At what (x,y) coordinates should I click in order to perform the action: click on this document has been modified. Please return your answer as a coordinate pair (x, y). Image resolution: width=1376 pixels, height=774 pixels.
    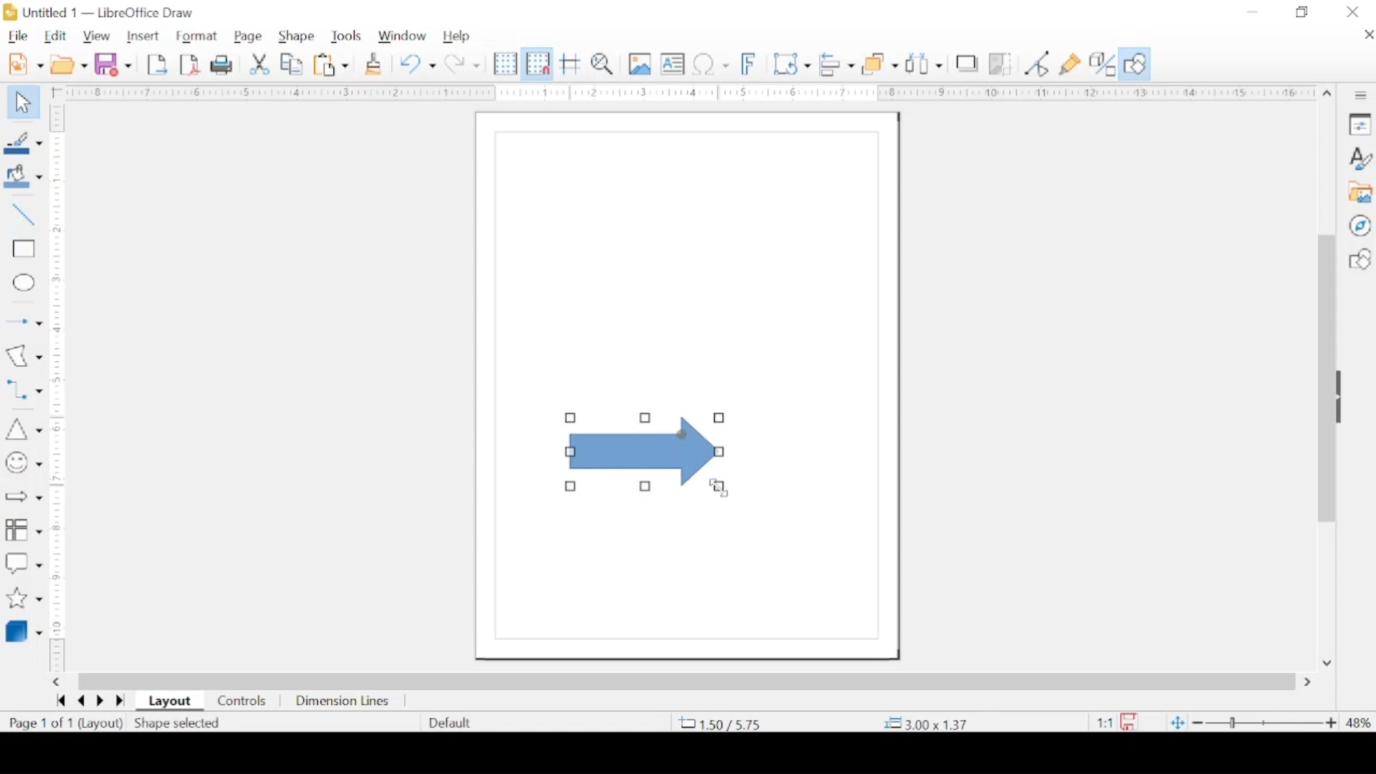
    Looking at the image, I should click on (1112, 722).